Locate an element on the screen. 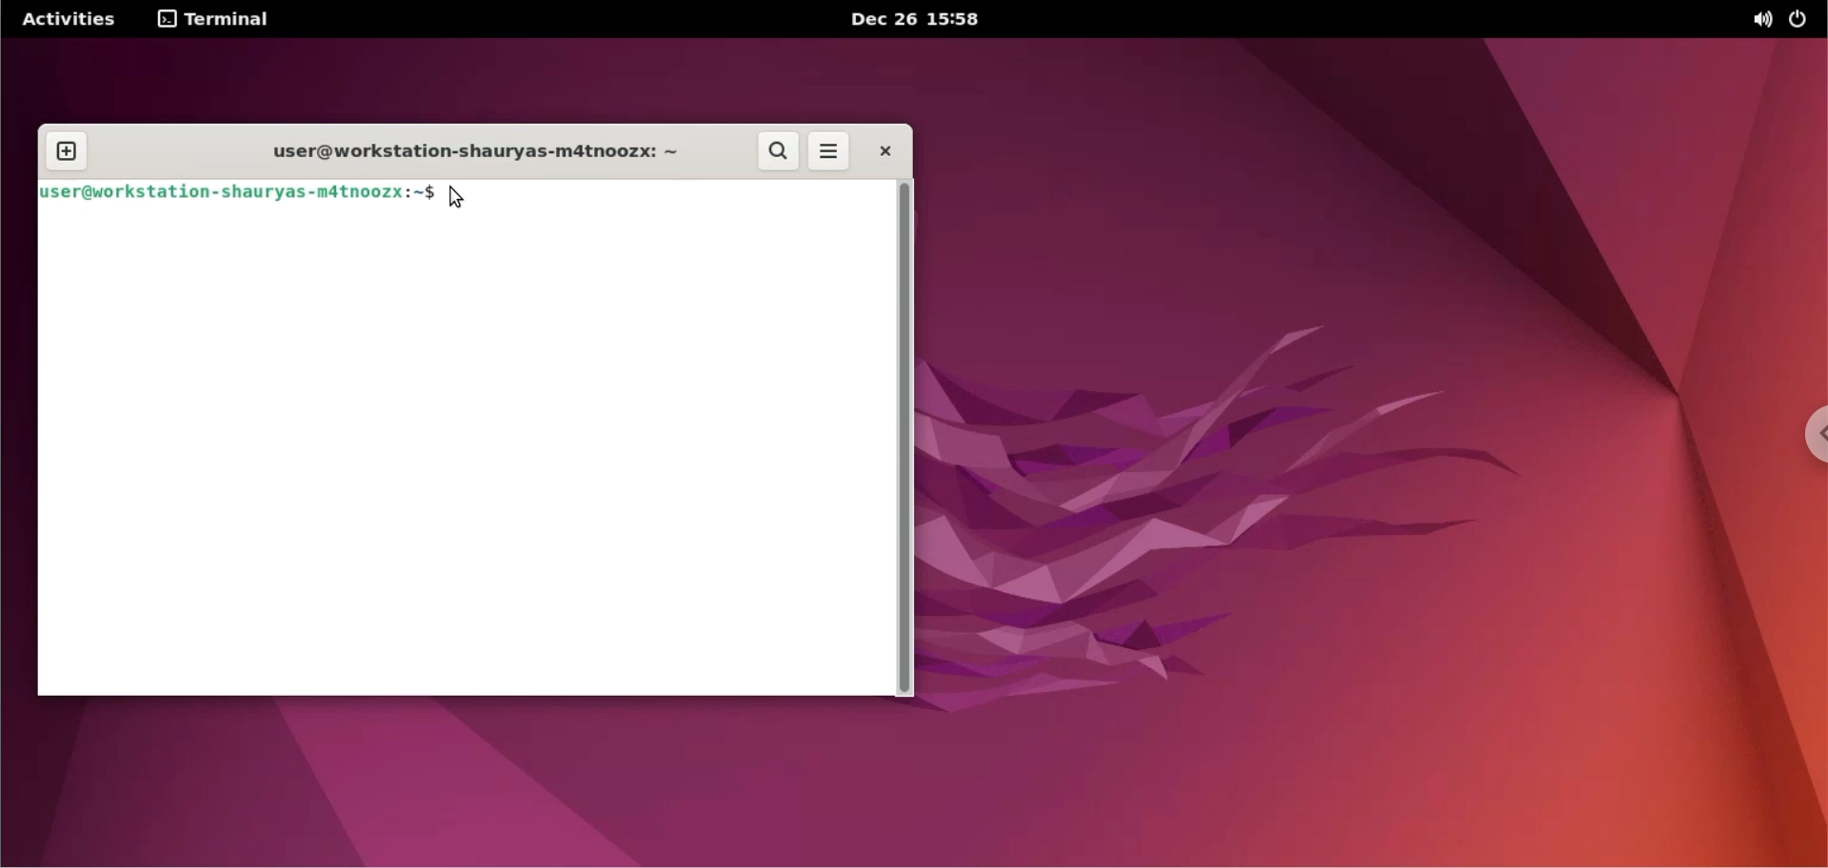  cursor is located at coordinates (458, 197).